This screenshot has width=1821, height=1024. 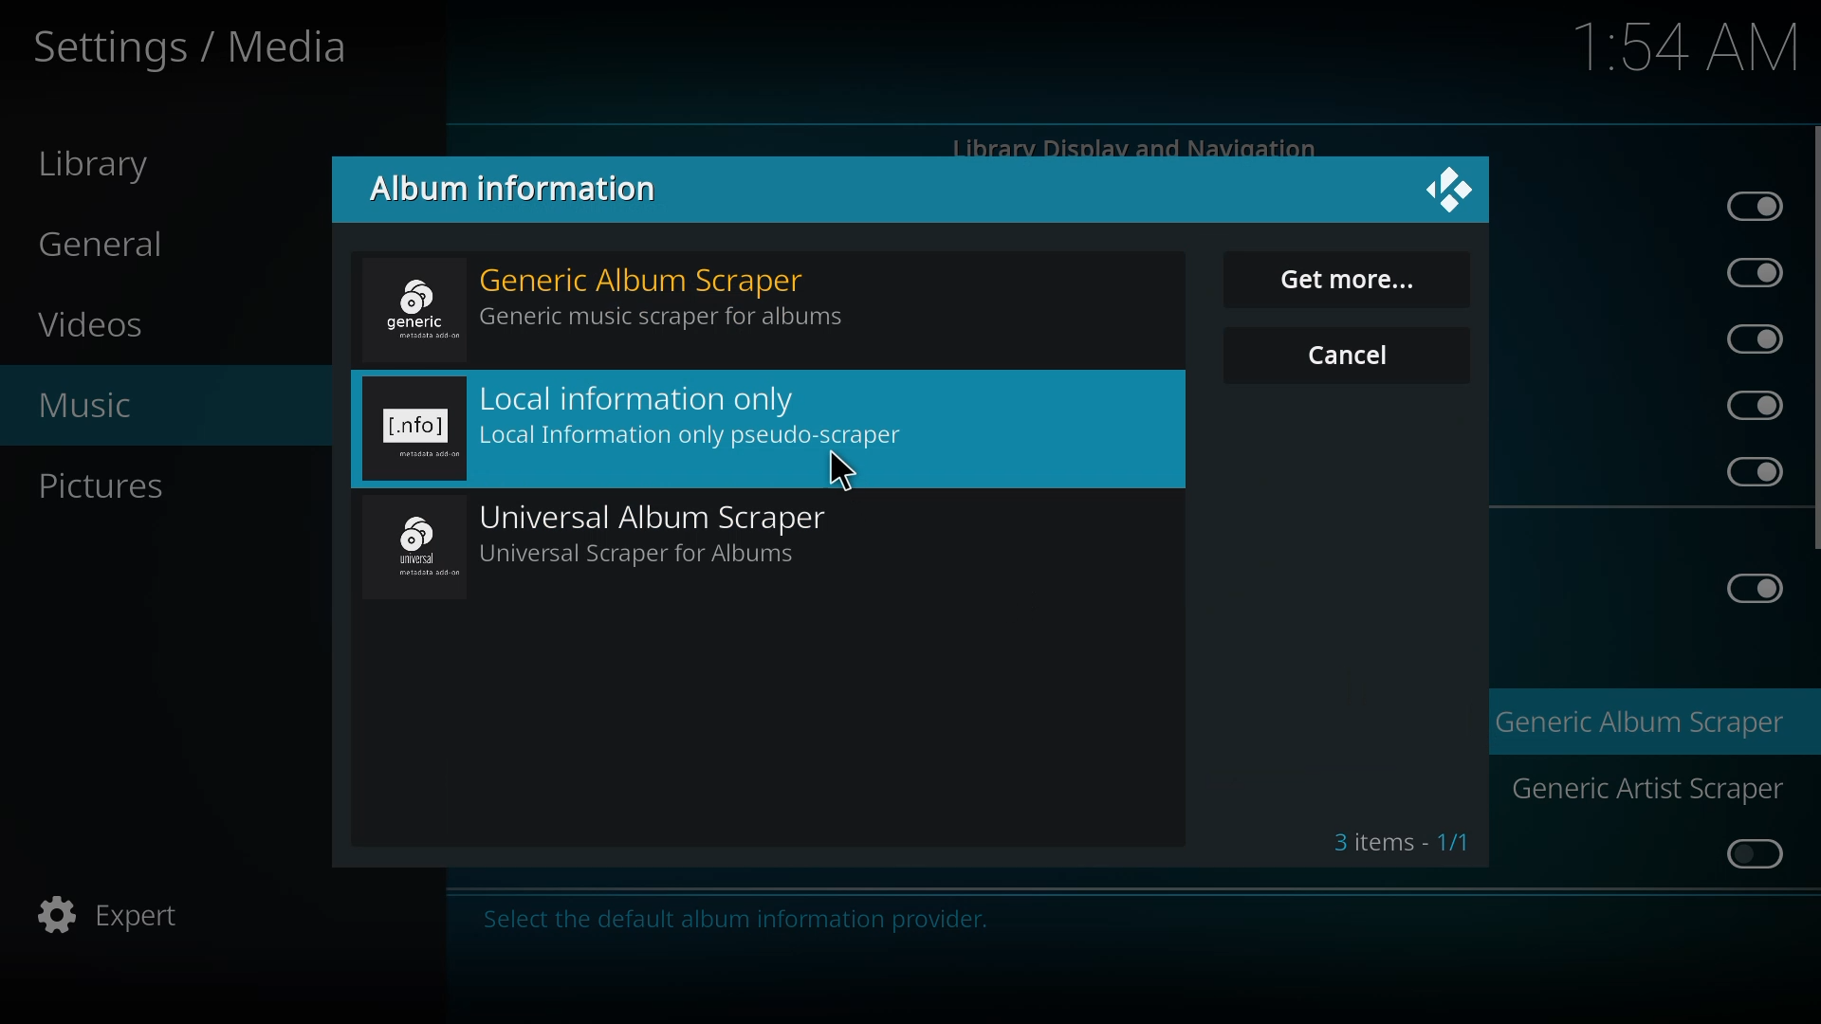 What do you see at coordinates (651, 432) in the screenshot?
I see `local information only` at bounding box center [651, 432].